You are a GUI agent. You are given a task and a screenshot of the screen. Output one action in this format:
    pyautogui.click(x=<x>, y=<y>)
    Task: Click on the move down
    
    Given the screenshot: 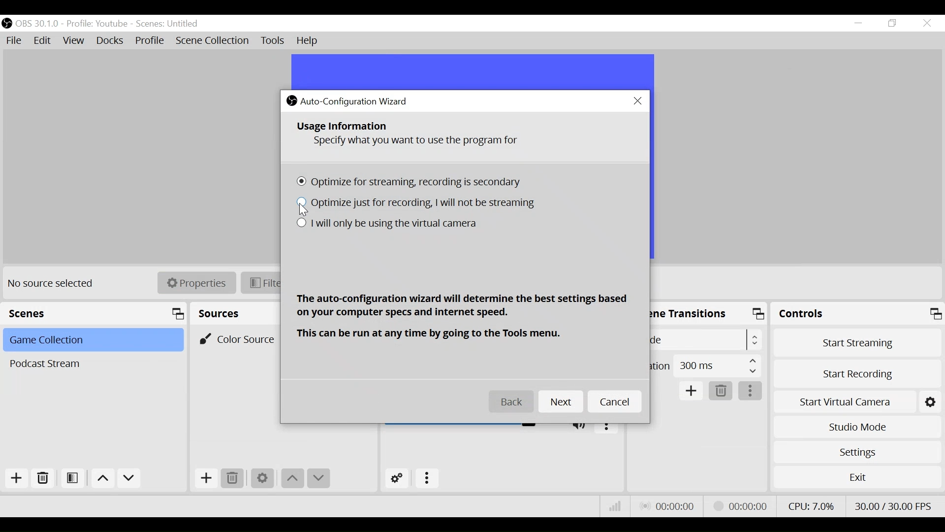 What is the action you would take?
    pyautogui.click(x=129, y=479)
    